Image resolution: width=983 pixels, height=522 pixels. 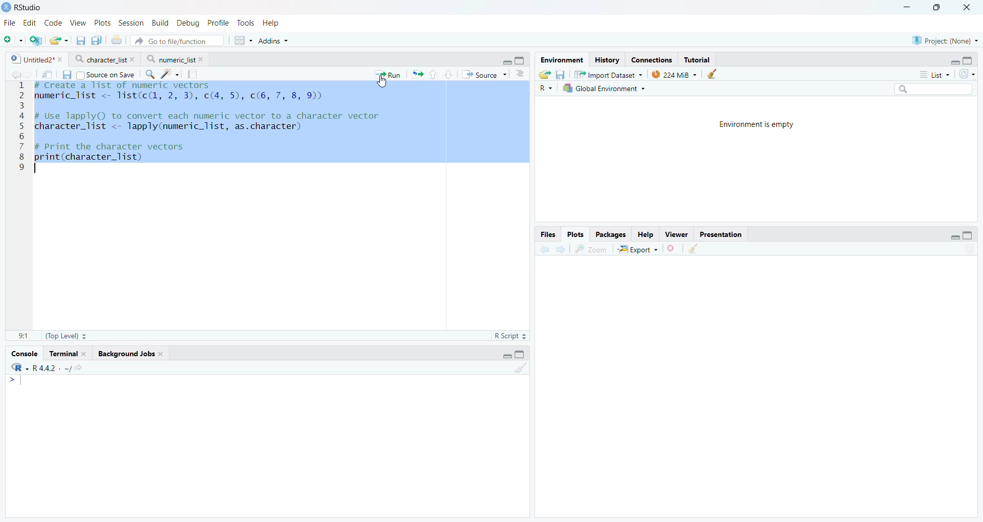 I want to click on Source on Save, so click(x=105, y=75).